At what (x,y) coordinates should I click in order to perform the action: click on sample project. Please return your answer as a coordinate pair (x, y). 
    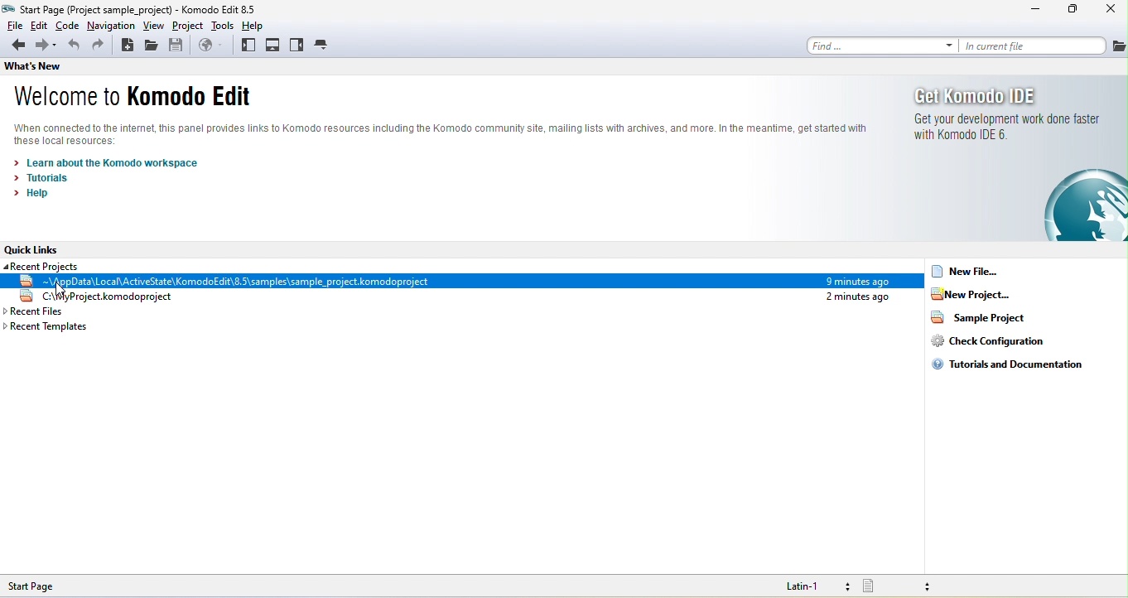
    Looking at the image, I should click on (995, 322).